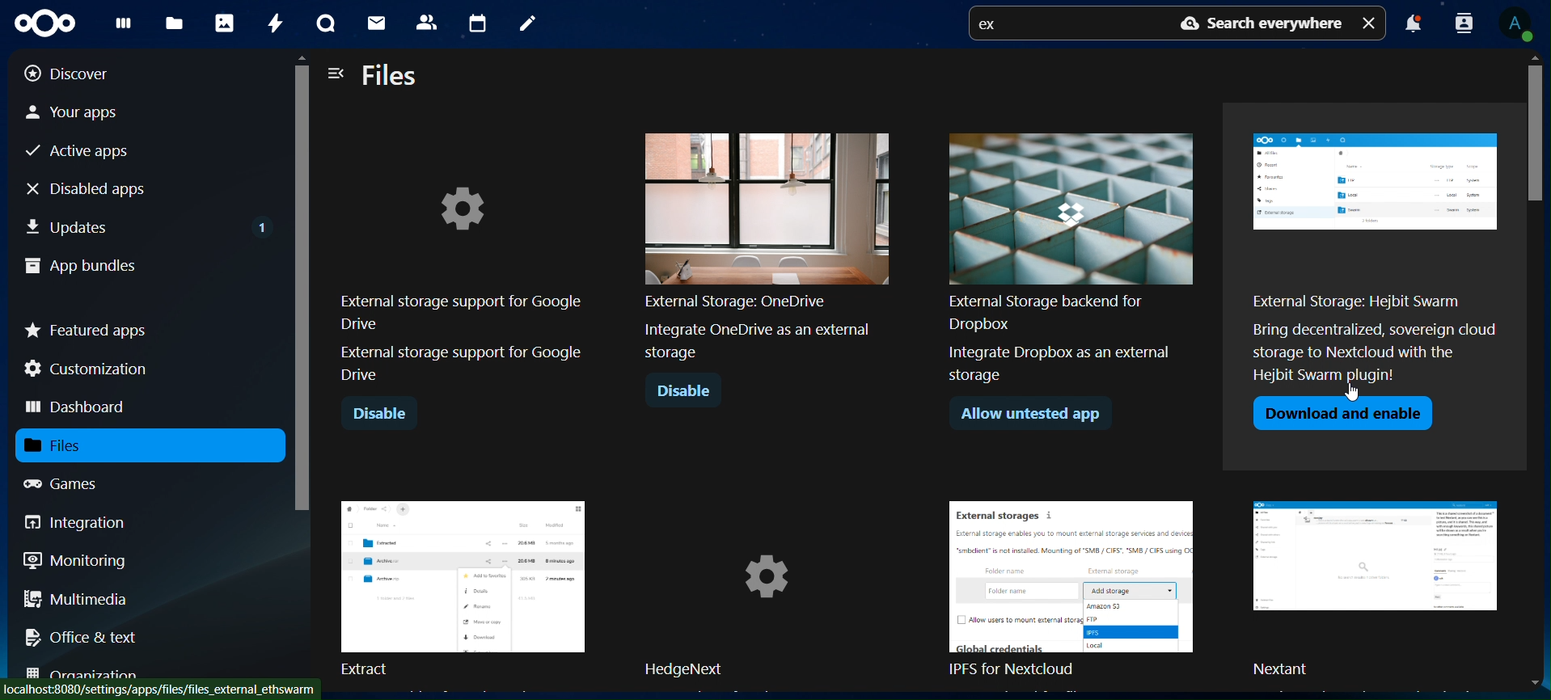 Image resolution: width=1551 pixels, height=700 pixels. Describe the element at coordinates (79, 74) in the screenshot. I see `discover` at that location.